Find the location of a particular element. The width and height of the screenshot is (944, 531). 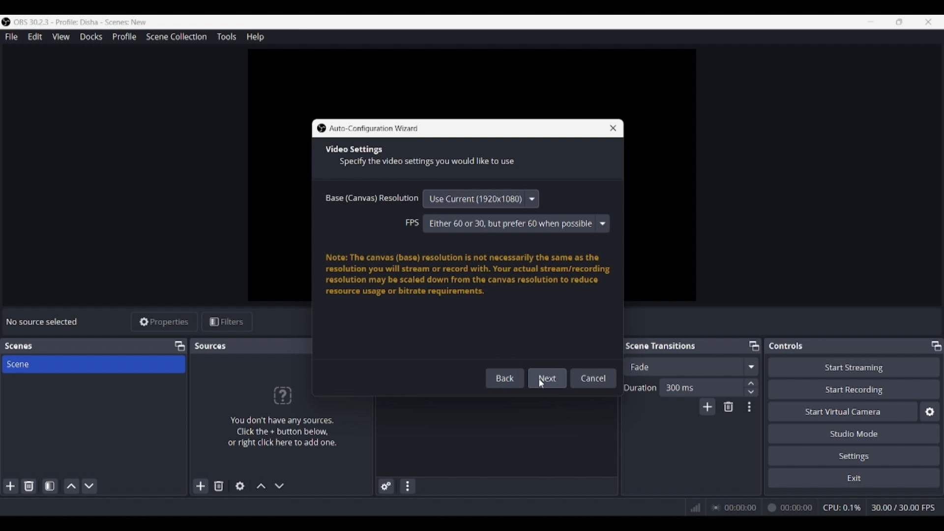

Frames per second is located at coordinates (903, 508).